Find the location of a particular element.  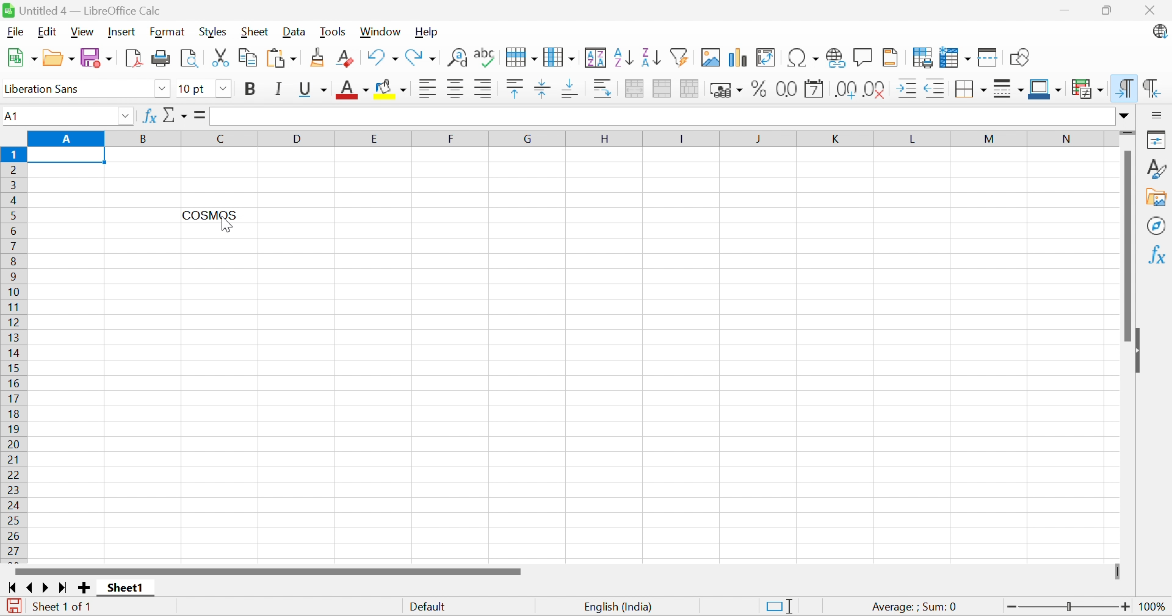

Edit is located at coordinates (47, 32).